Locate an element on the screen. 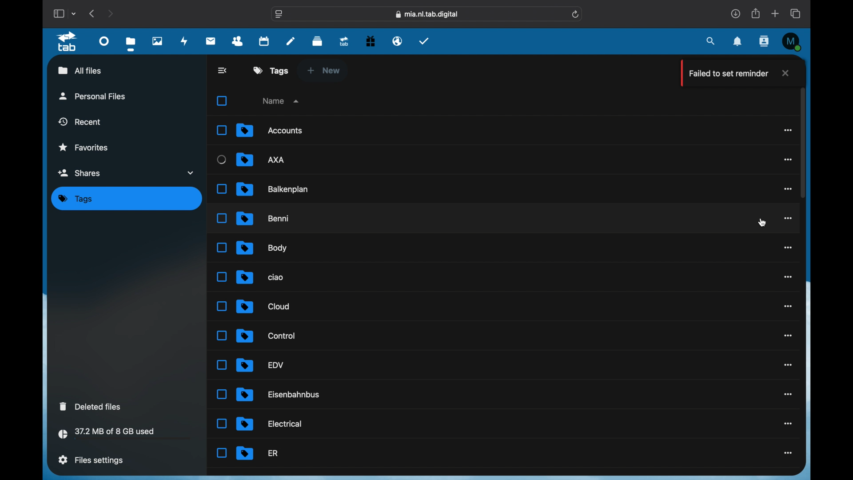 The height and width of the screenshot is (480, 853). mail is located at coordinates (211, 40).